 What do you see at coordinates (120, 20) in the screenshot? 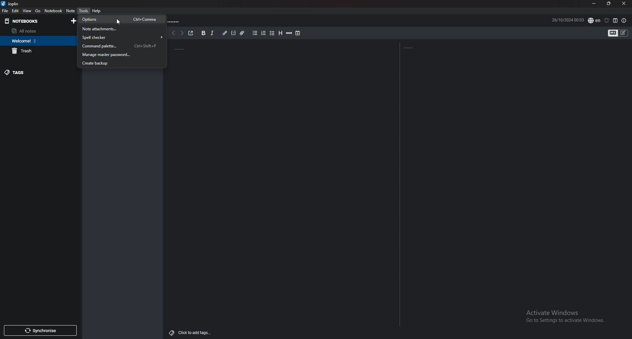
I see `options` at bounding box center [120, 20].